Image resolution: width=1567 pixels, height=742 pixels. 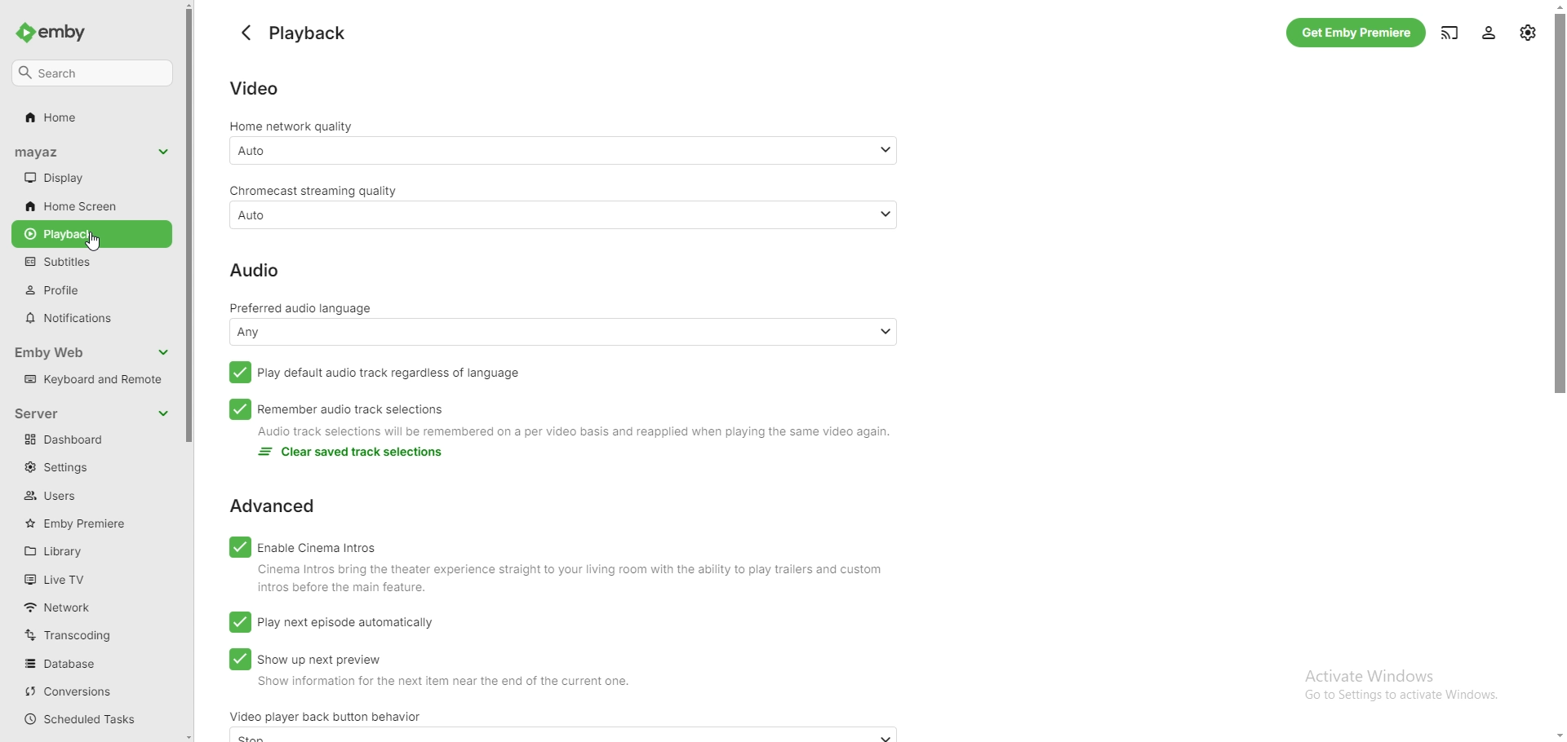 I want to click on get emby premium, so click(x=1356, y=33).